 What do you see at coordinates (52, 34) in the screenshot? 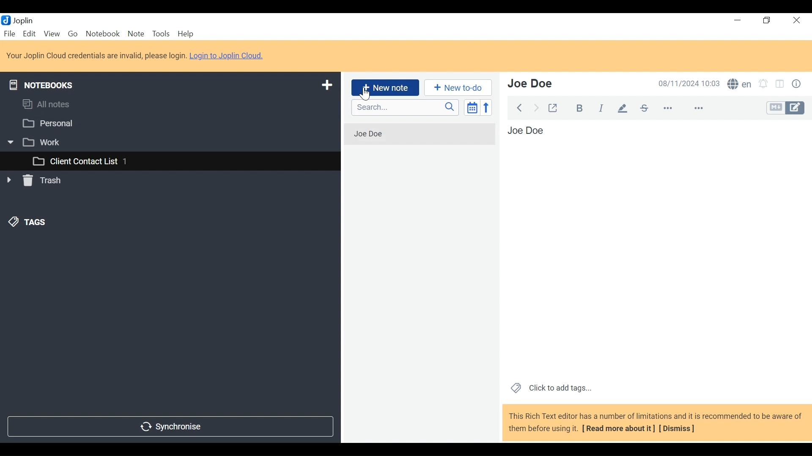
I see `View` at bounding box center [52, 34].